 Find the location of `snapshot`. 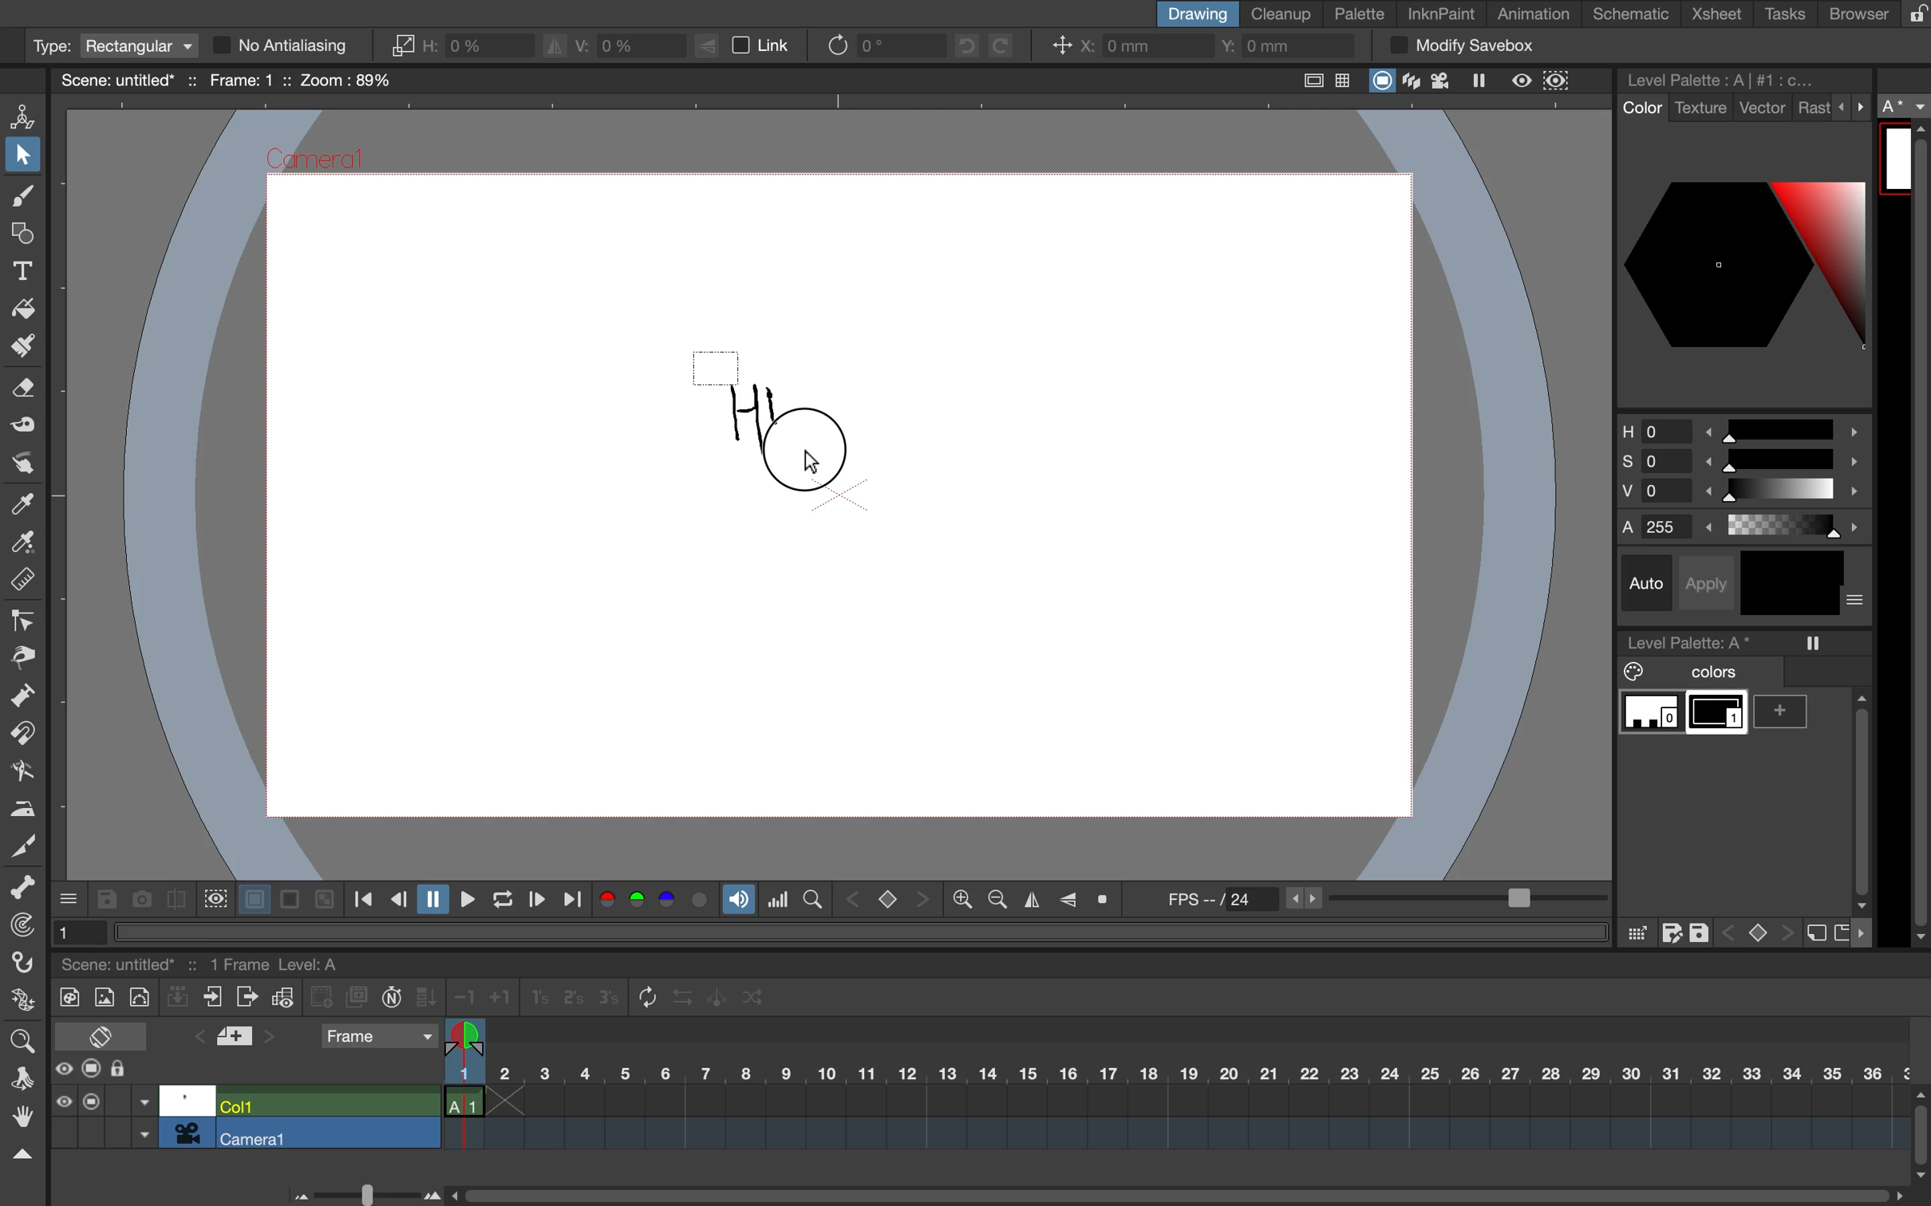

snapshot is located at coordinates (139, 898).